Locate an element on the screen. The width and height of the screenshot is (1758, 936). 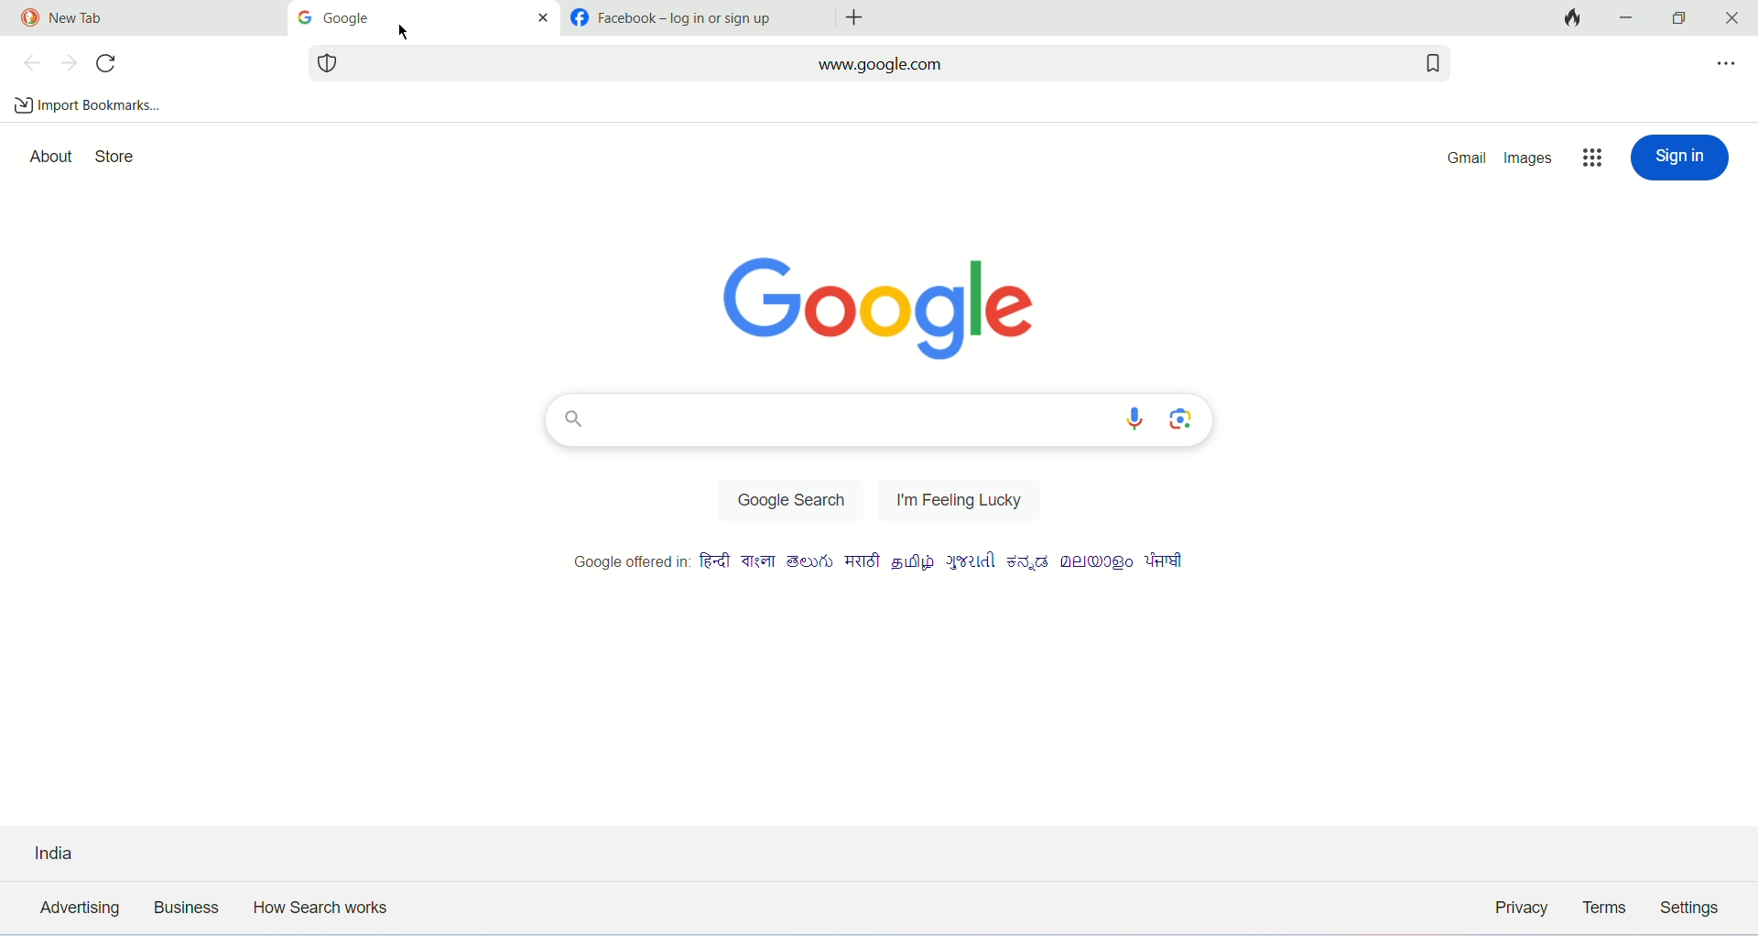
Google is located at coordinates (876, 305).